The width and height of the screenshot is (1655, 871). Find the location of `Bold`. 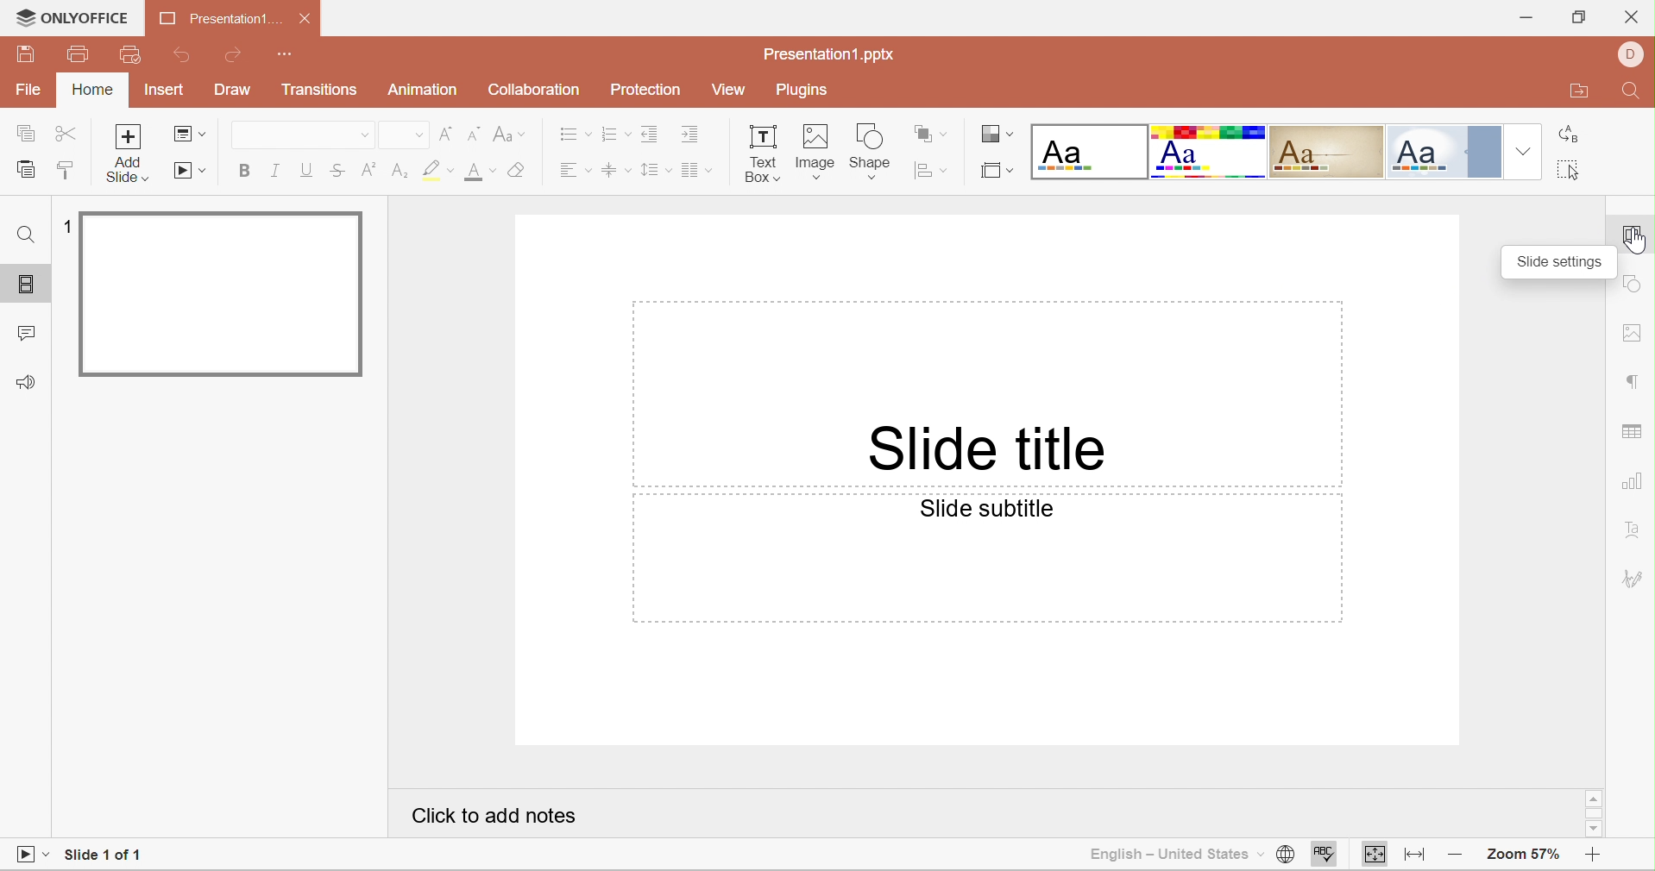

Bold is located at coordinates (248, 169).